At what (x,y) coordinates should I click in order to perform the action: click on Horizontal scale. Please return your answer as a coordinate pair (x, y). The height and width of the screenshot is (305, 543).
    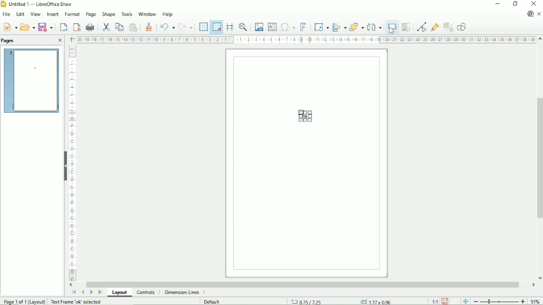
    Looking at the image, I should click on (306, 40).